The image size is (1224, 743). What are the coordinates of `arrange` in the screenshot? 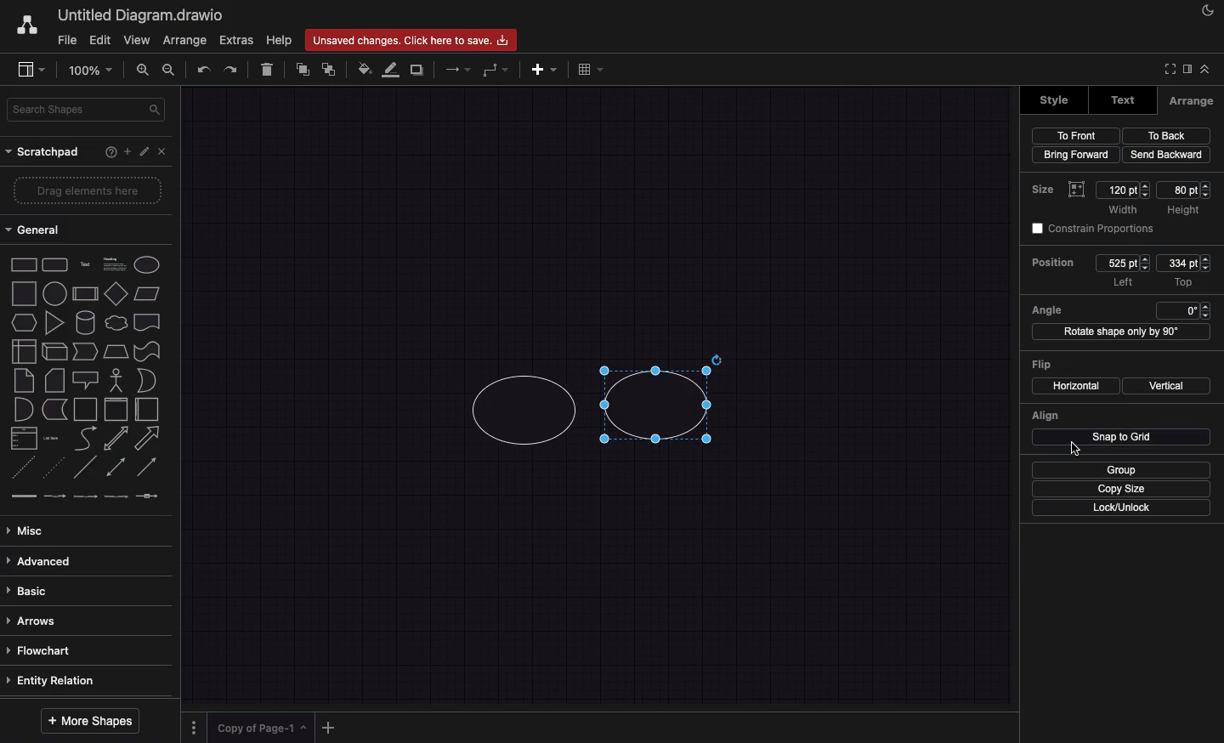 It's located at (1190, 101).